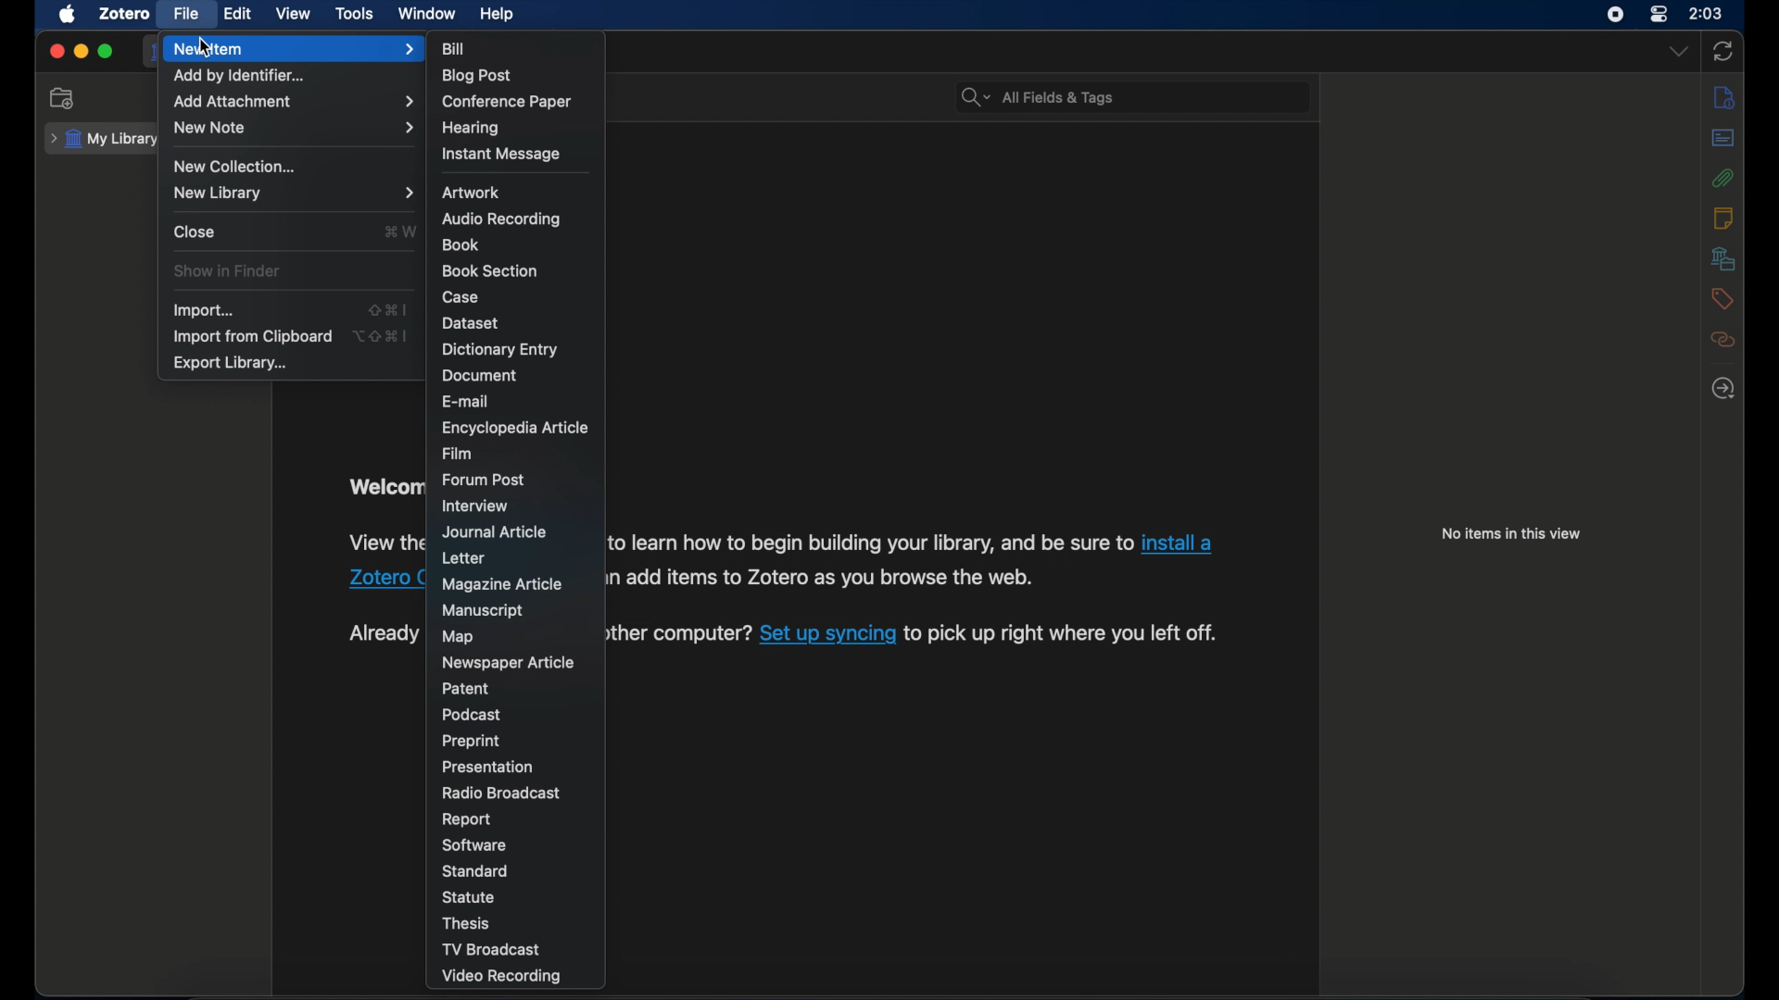 The image size is (1779, 1000). What do you see at coordinates (241, 78) in the screenshot?
I see `add by identifier` at bounding box center [241, 78].